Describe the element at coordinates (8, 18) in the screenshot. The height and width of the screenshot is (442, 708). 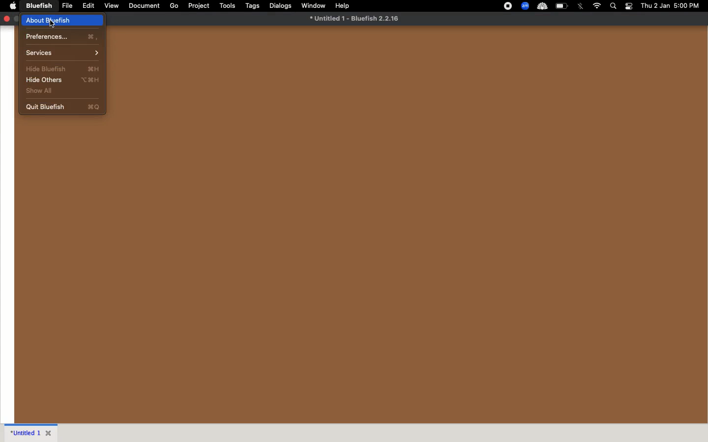
I see `close` at that location.